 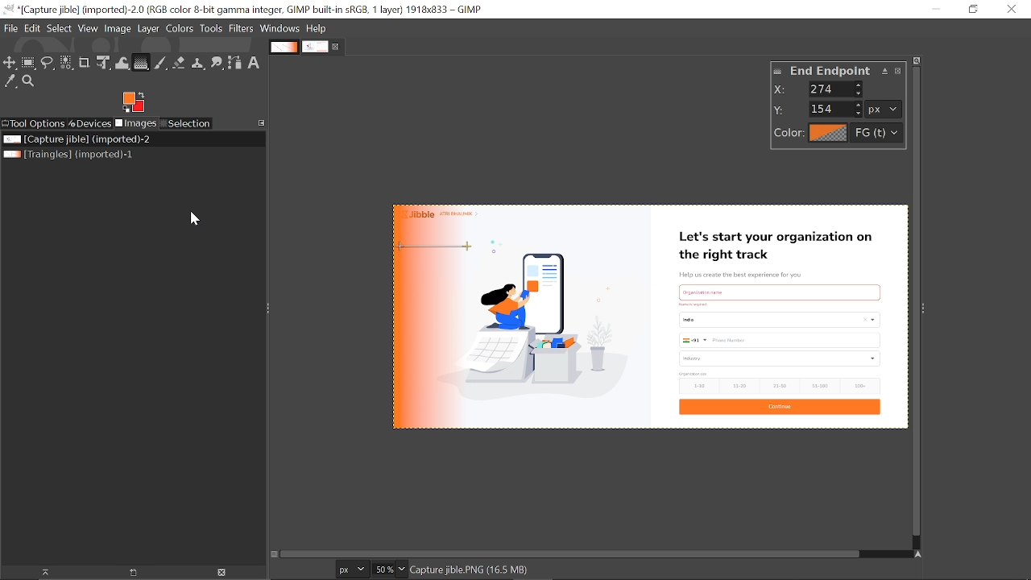 I want to click on Edit, so click(x=31, y=28).